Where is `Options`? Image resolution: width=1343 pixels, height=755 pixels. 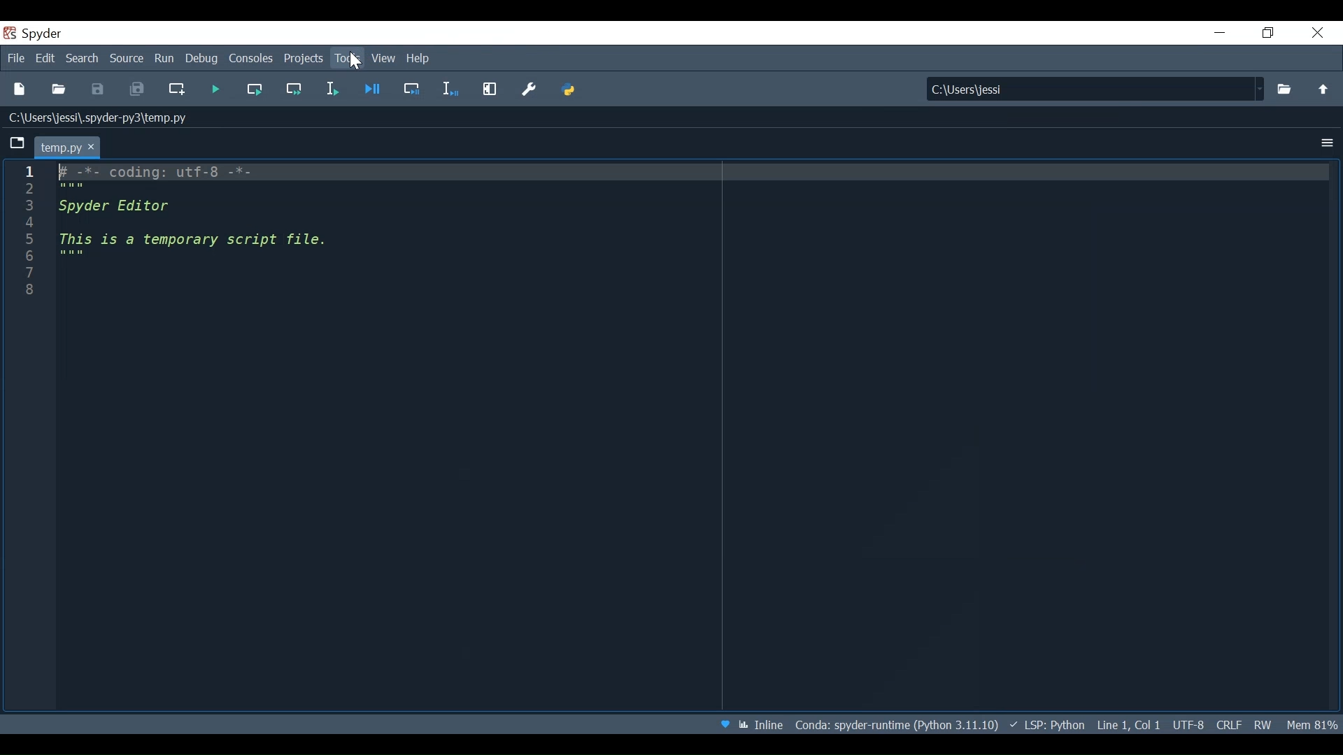
Options is located at coordinates (1329, 144).